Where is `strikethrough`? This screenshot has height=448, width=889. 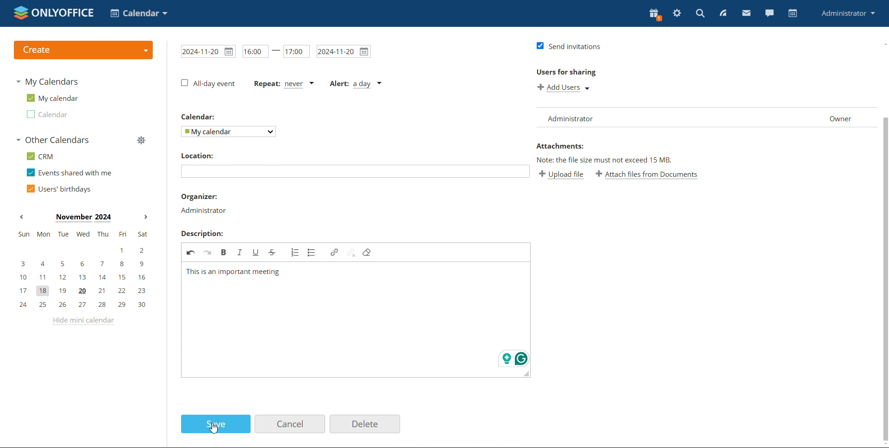 strikethrough is located at coordinates (273, 252).